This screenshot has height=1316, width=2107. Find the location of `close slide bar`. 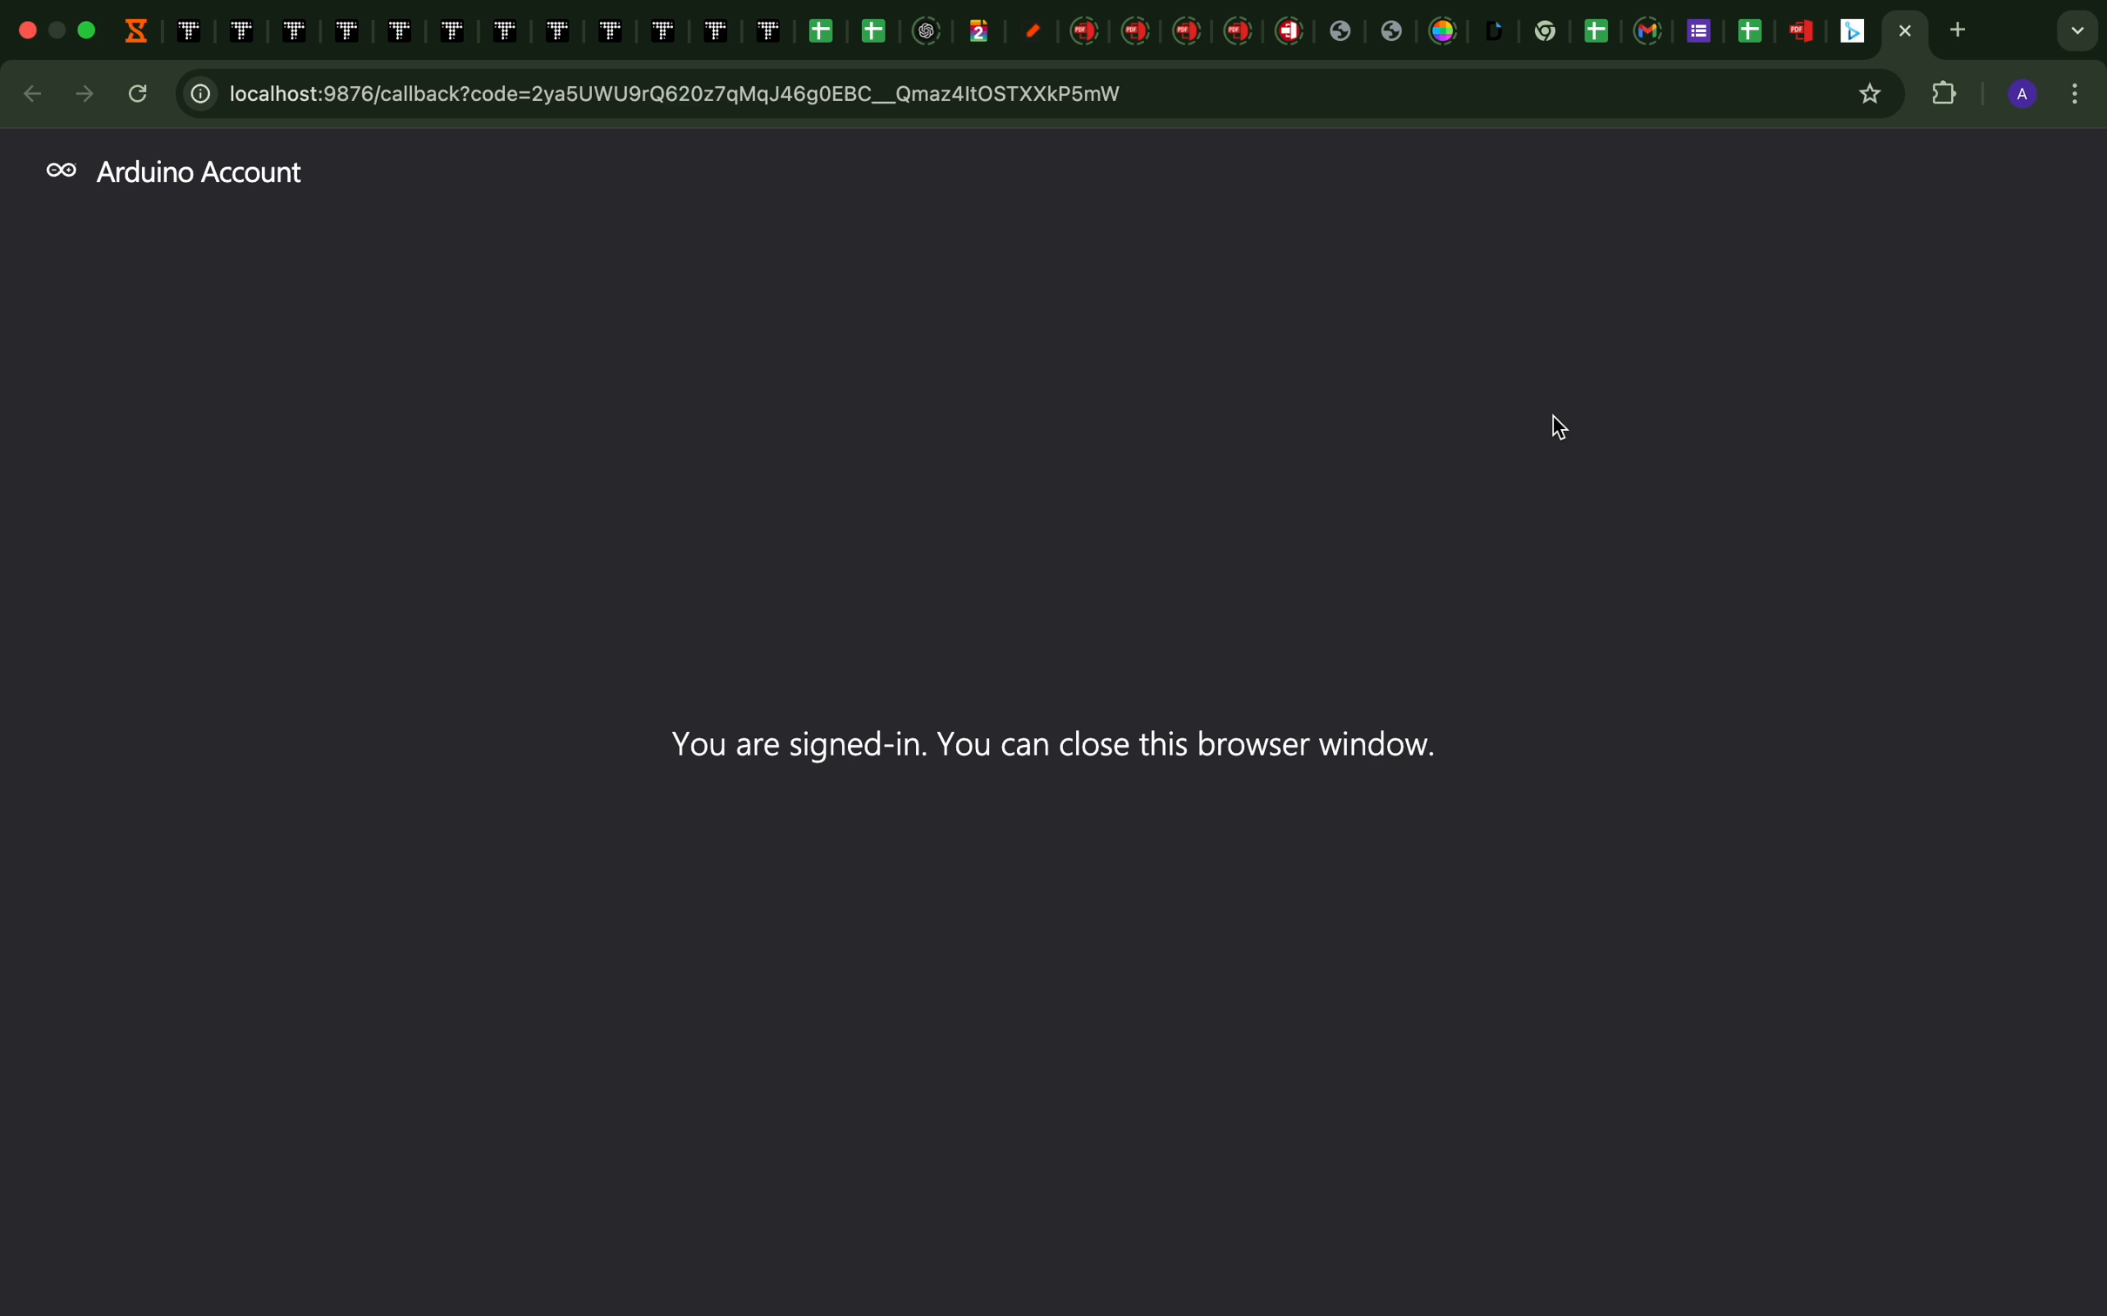

close slide bar is located at coordinates (2076, 1299).